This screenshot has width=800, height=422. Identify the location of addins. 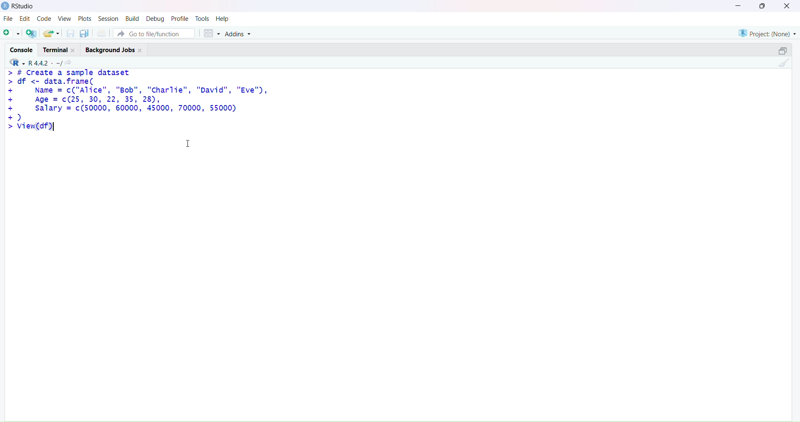
(240, 35).